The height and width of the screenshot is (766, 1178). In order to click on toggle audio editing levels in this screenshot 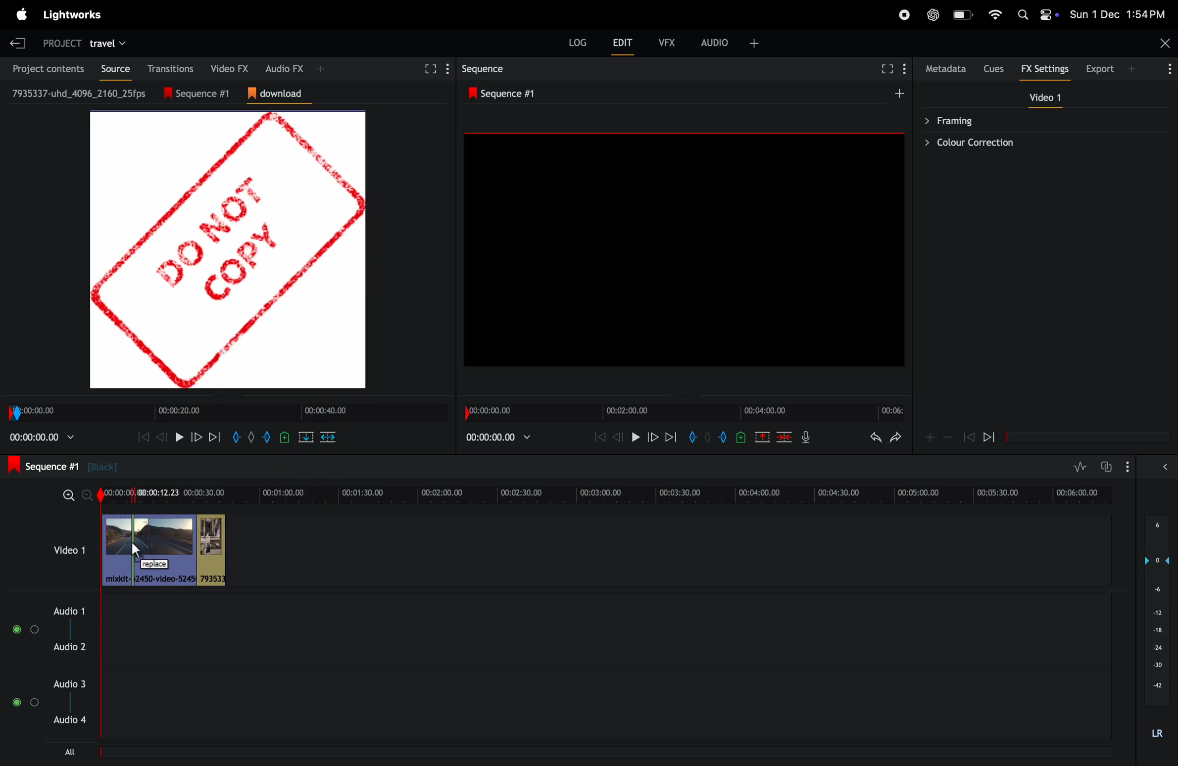, I will do `click(1080, 467)`.